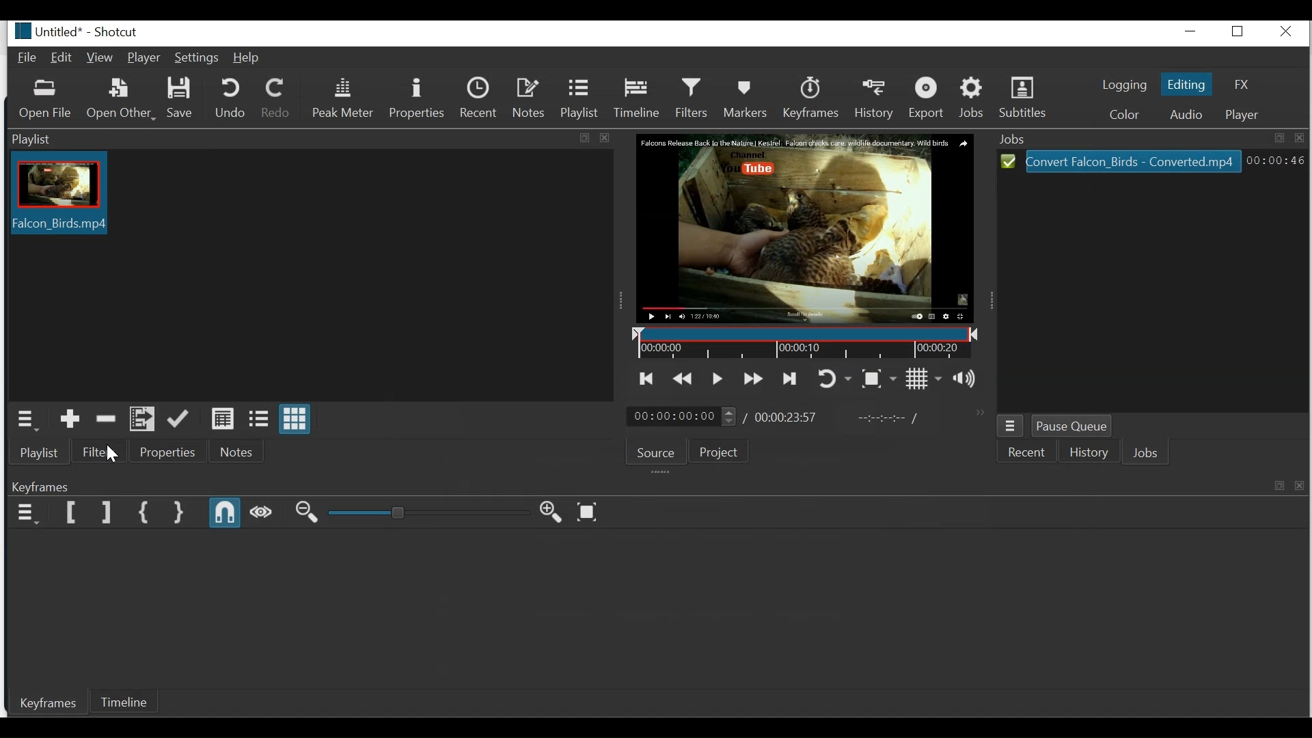  I want to click on Add to the playlist, so click(70, 419).